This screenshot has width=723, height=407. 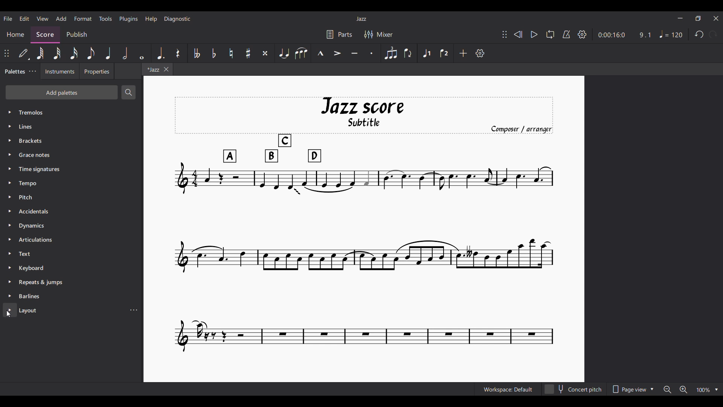 I want to click on Time signatures, so click(x=72, y=169).